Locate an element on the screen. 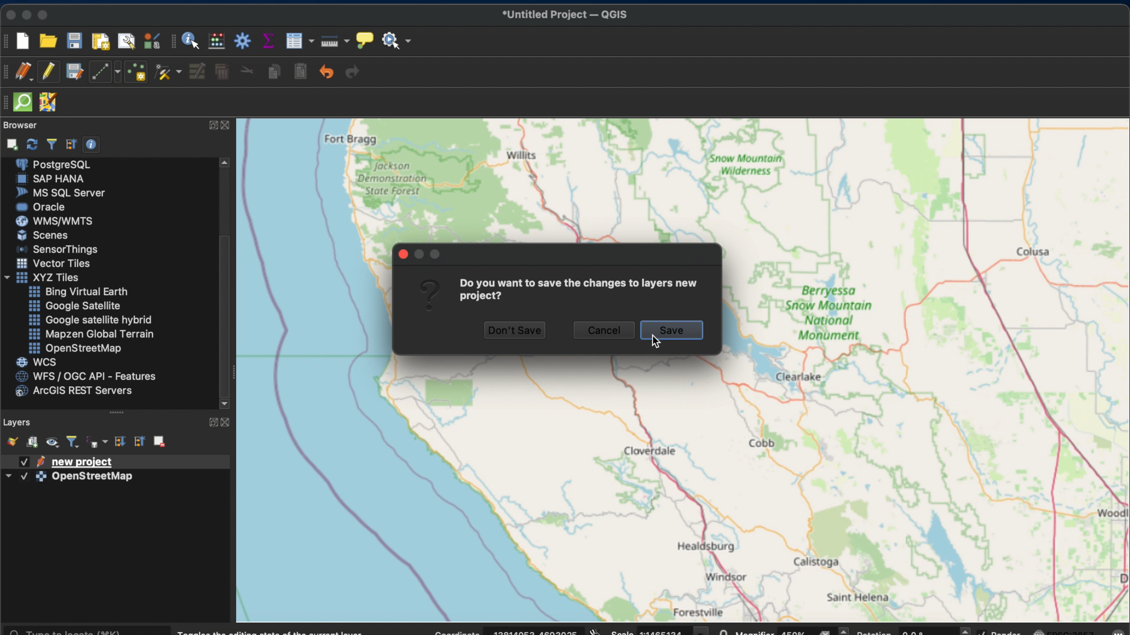  new project layer is located at coordinates (65, 462).